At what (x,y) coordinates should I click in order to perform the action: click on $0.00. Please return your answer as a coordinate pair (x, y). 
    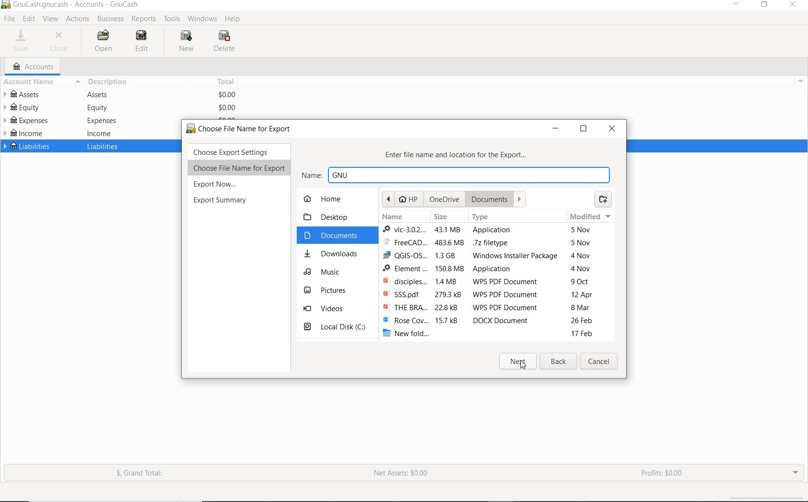
    Looking at the image, I should click on (228, 108).